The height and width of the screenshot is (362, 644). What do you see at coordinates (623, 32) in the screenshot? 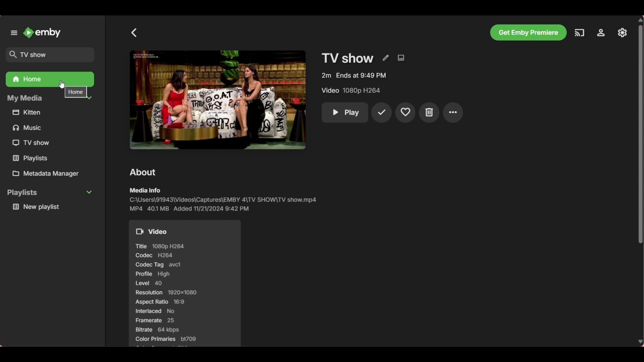
I see `Settings` at bounding box center [623, 32].